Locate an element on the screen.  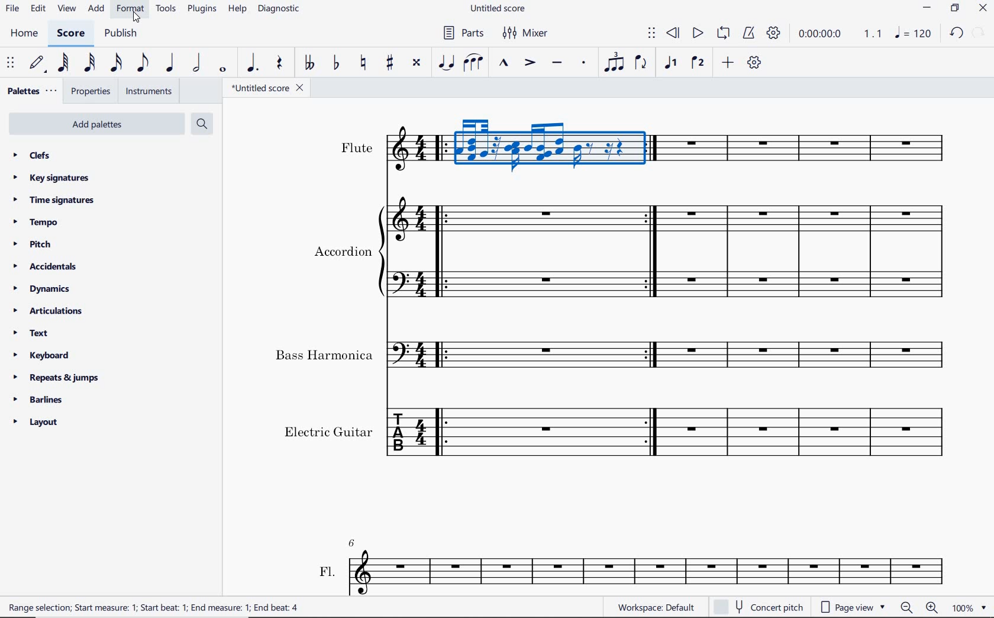
Instrument: Electric guitar is located at coordinates (619, 432).